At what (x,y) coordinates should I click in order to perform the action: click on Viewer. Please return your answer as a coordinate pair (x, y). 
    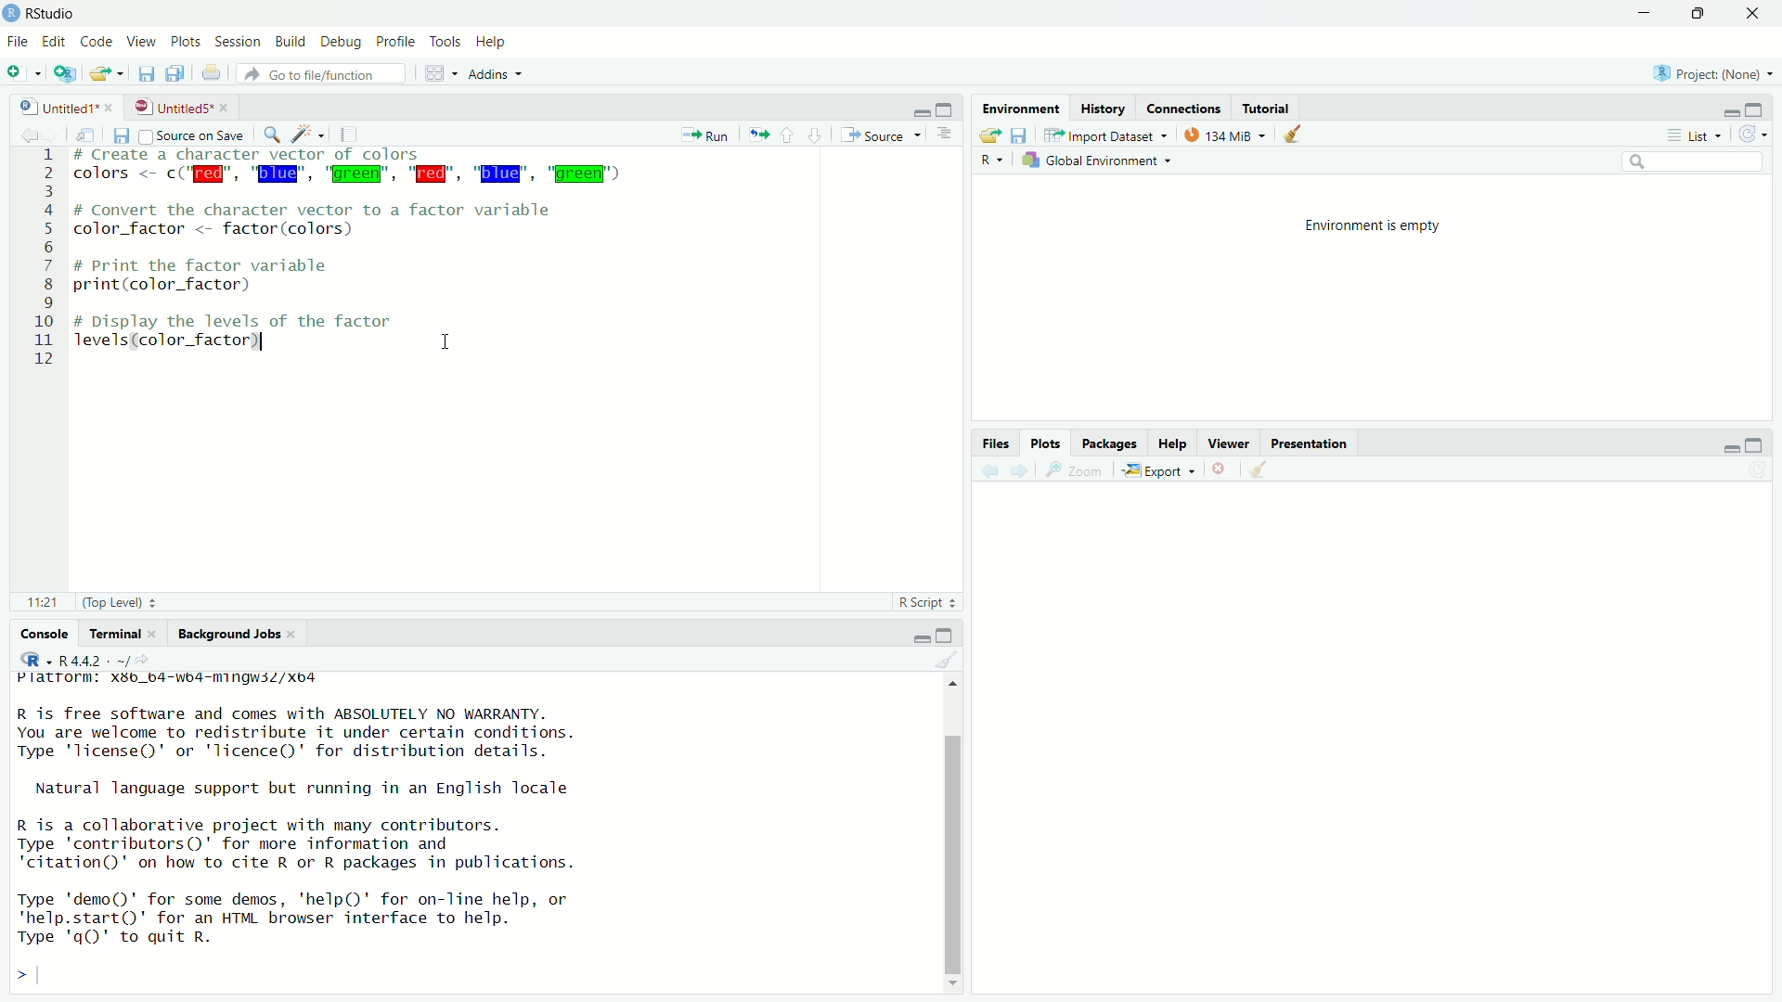
    Looking at the image, I should click on (1230, 443).